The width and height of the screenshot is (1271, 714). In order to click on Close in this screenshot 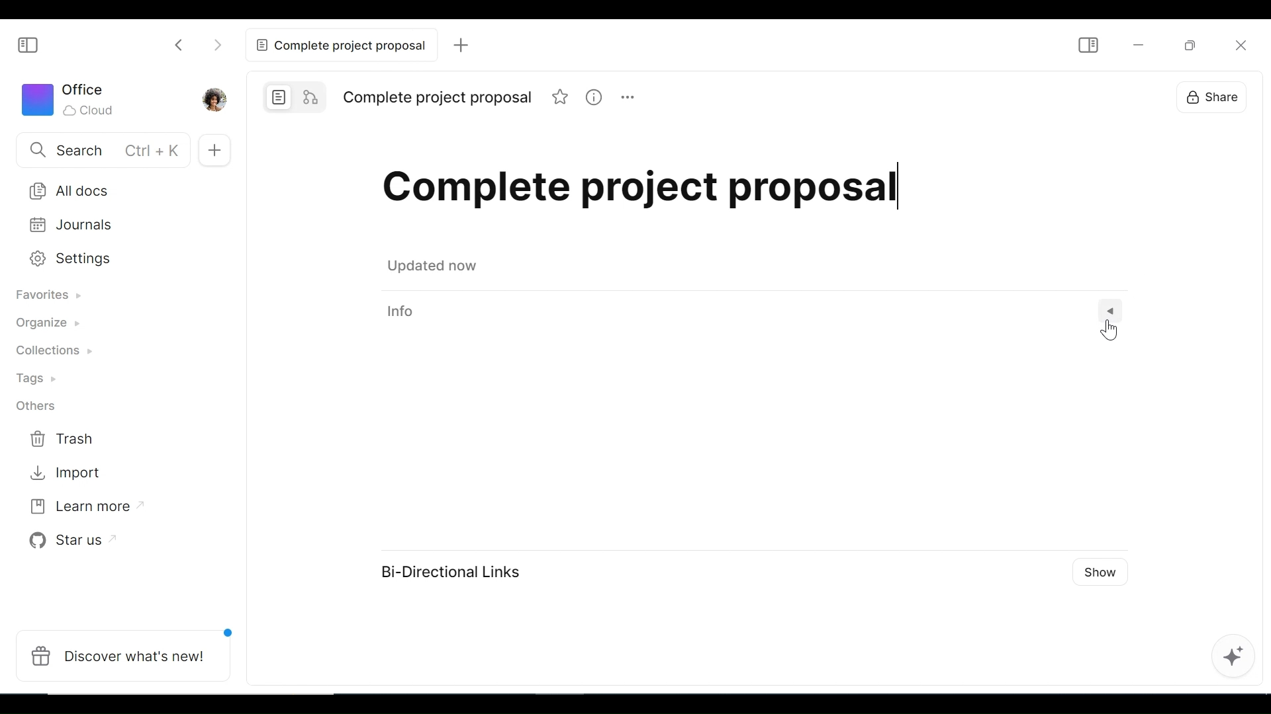, I will do `click(1241, 42)`.